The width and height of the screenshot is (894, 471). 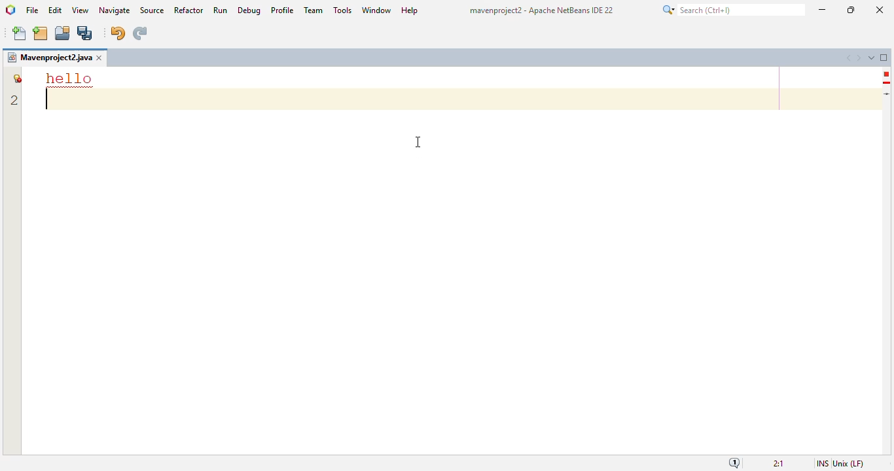 What do you see at coordinates (886, 74) in the screenshot?
I see `error` at bounding box center [886, 74].